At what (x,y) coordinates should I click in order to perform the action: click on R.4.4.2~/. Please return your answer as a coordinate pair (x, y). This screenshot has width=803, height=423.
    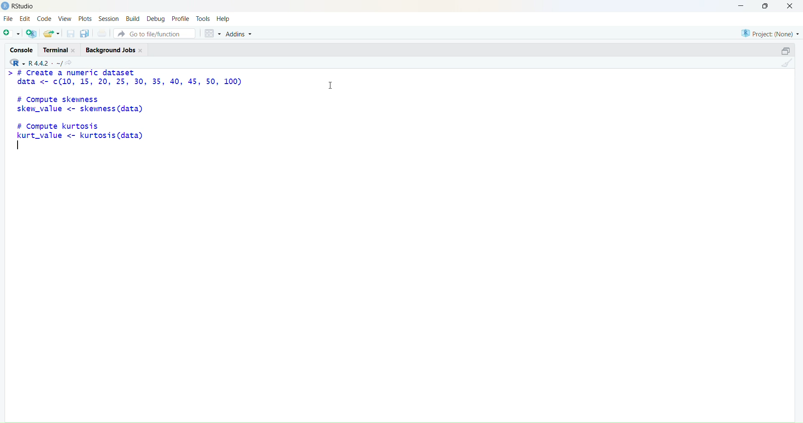
    Looking at the image, I should click on (44, 63).